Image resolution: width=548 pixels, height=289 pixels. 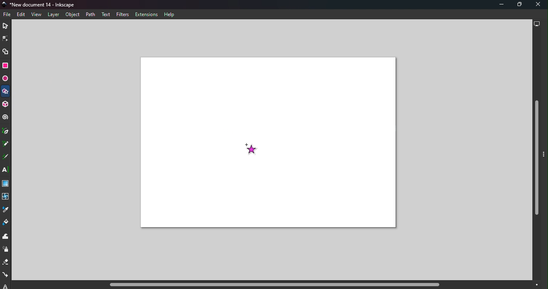 What do you see at coordinates (271, 285) in the screenshot?
I see `Horizontal scroll bar` at bounding box center [271, 285].